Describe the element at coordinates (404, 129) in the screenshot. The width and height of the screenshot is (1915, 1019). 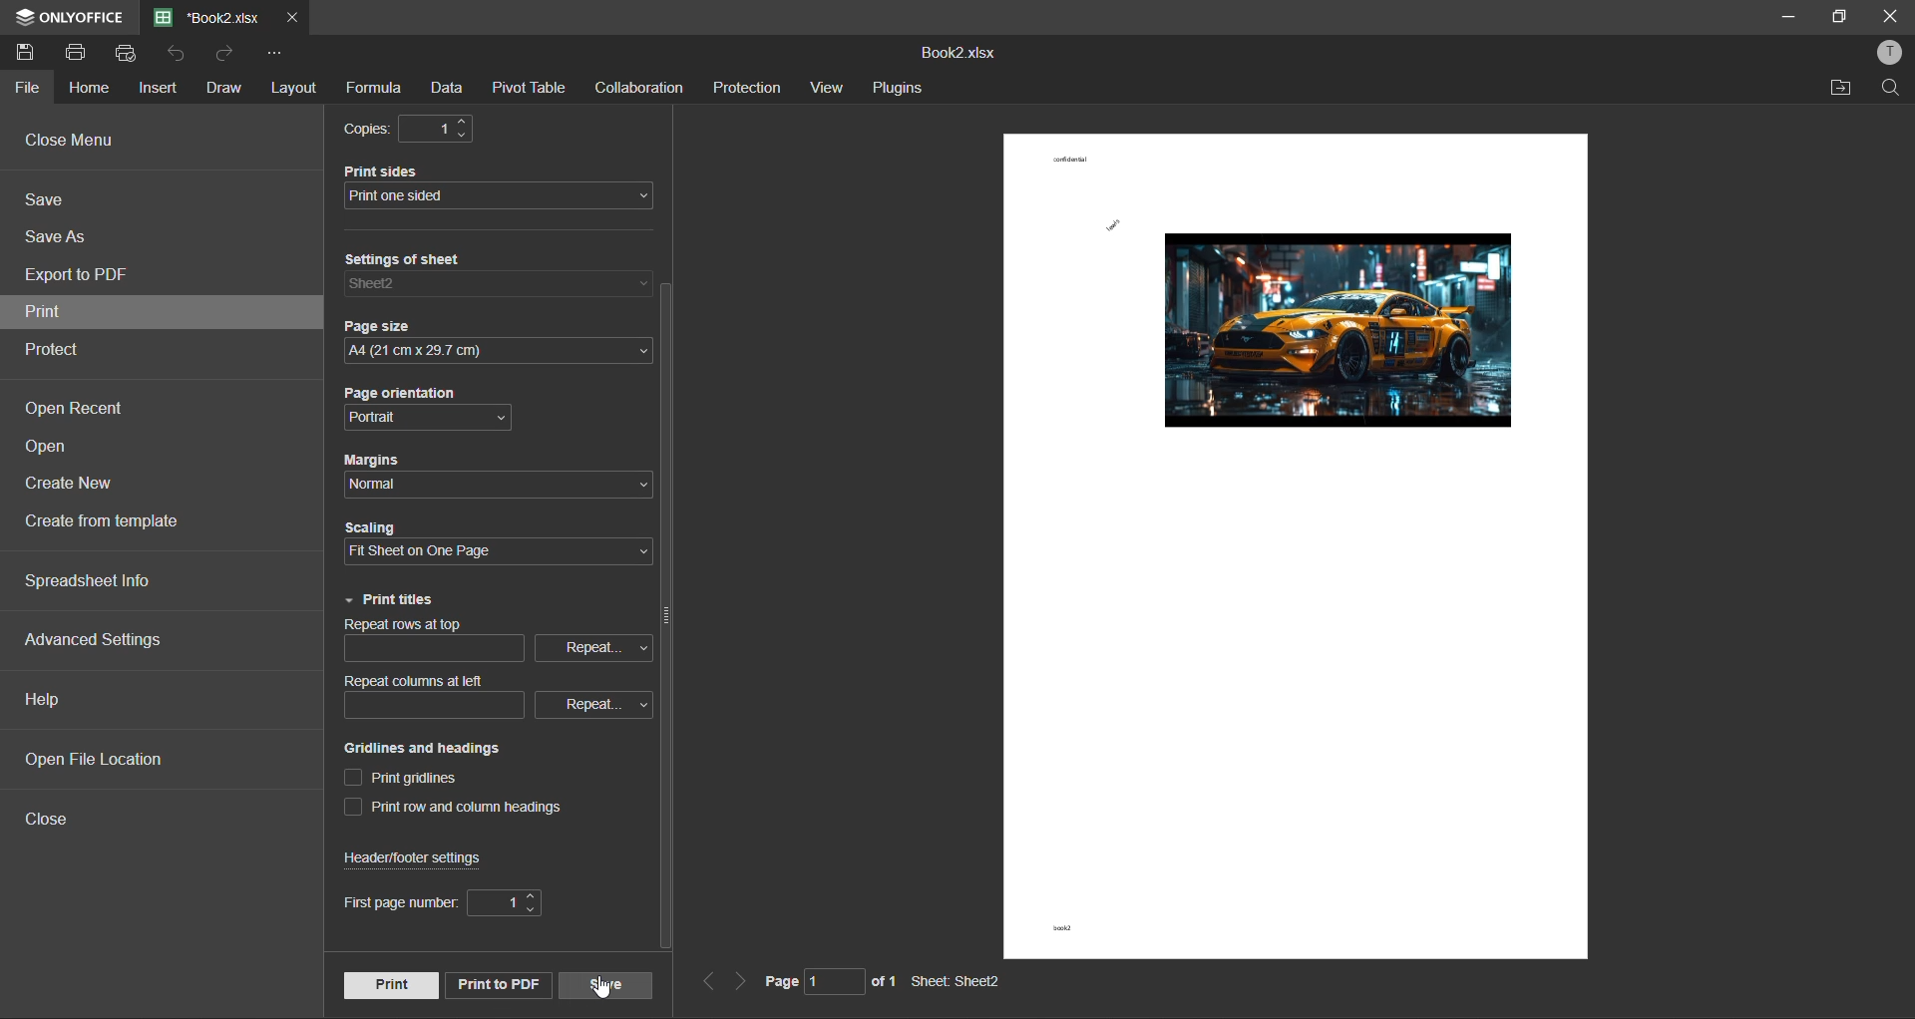
I see `copies` at that location.